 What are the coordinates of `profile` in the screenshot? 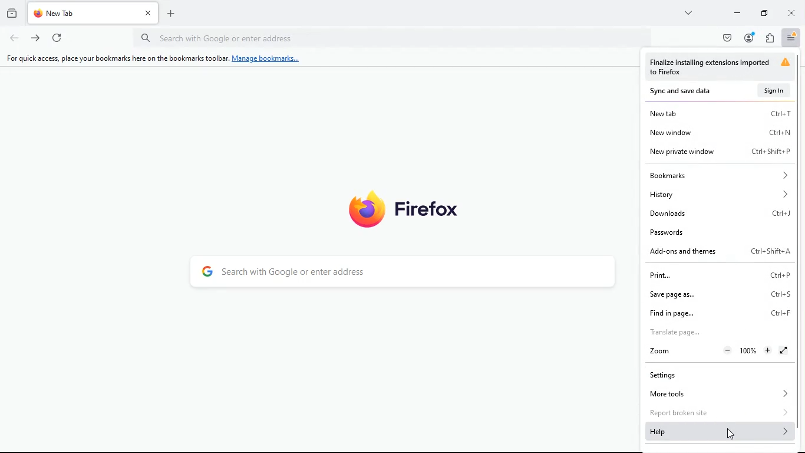 It's located at (748, 38).